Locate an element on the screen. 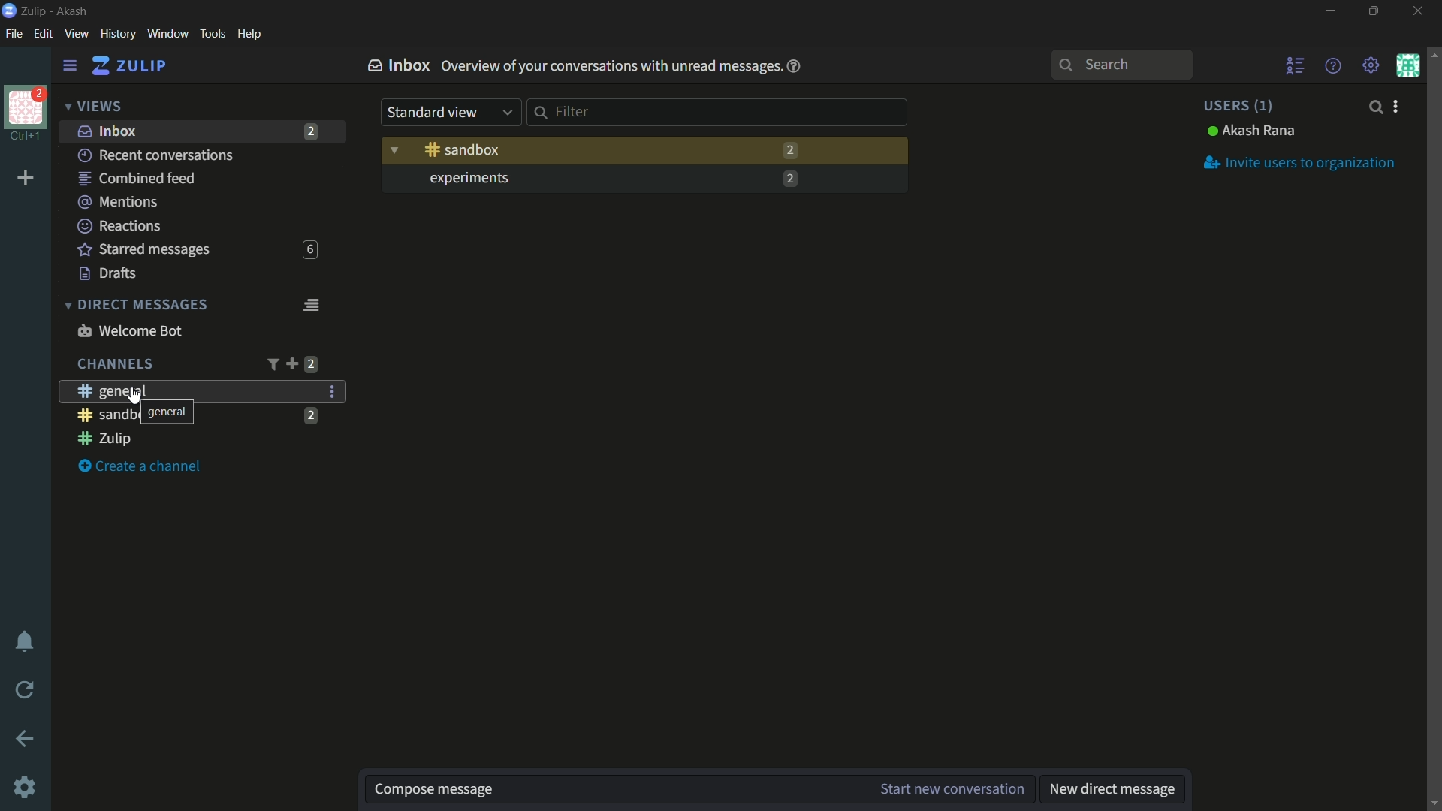 The width and height of the screenshot is (1442, 811). channels is located at coordinates (114, 364).